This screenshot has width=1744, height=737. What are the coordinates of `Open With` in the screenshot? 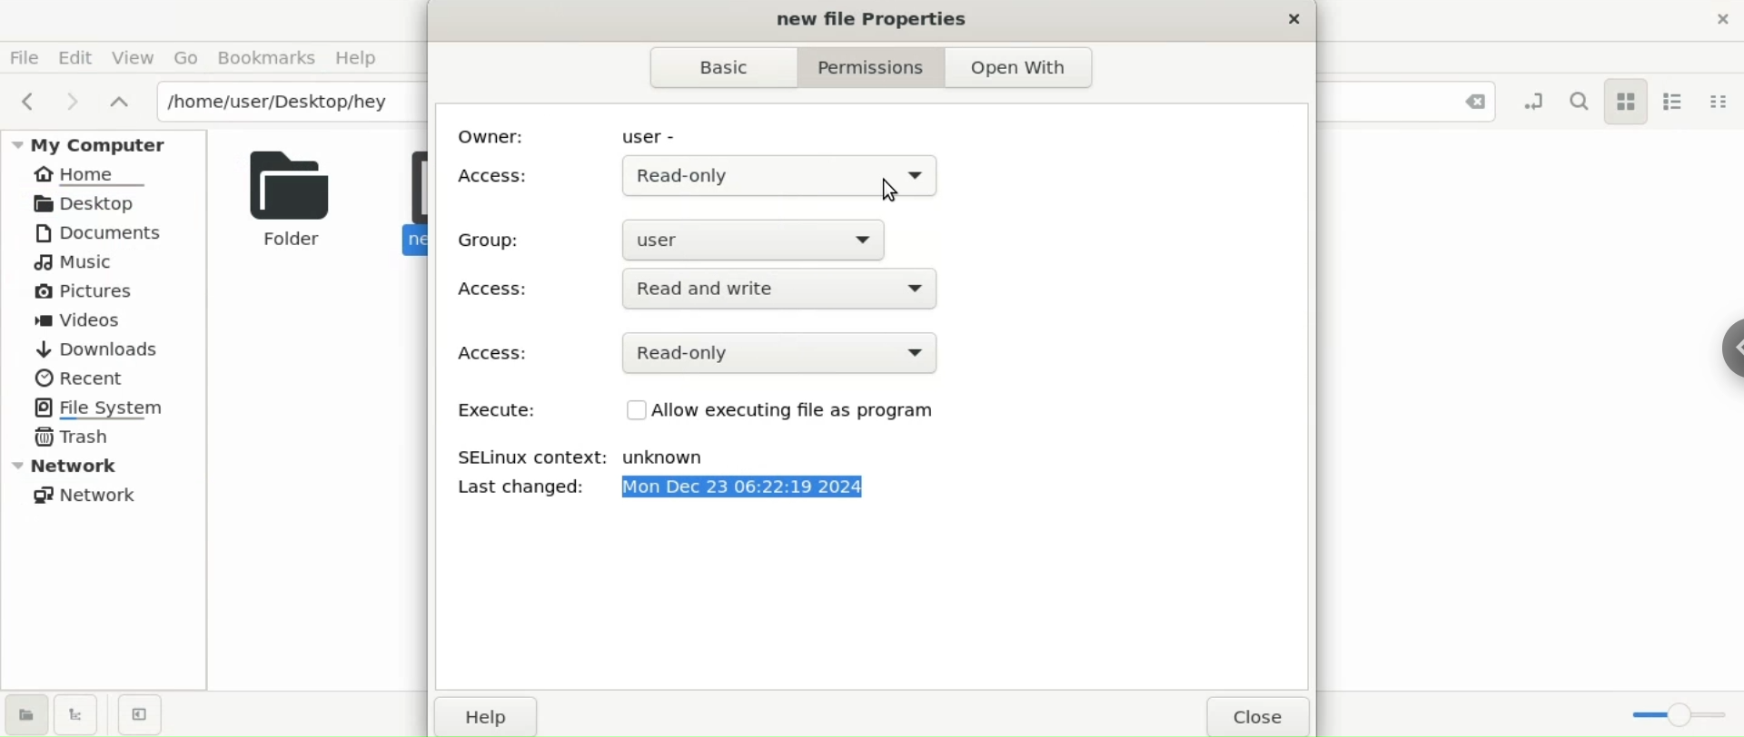 It's located at (1022, 68).